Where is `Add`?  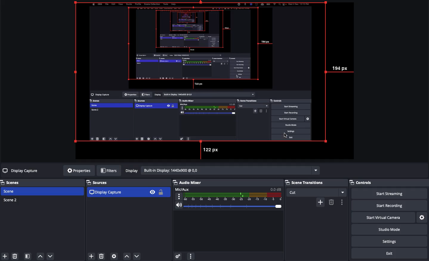 Add is located at coordinates (320, 202).